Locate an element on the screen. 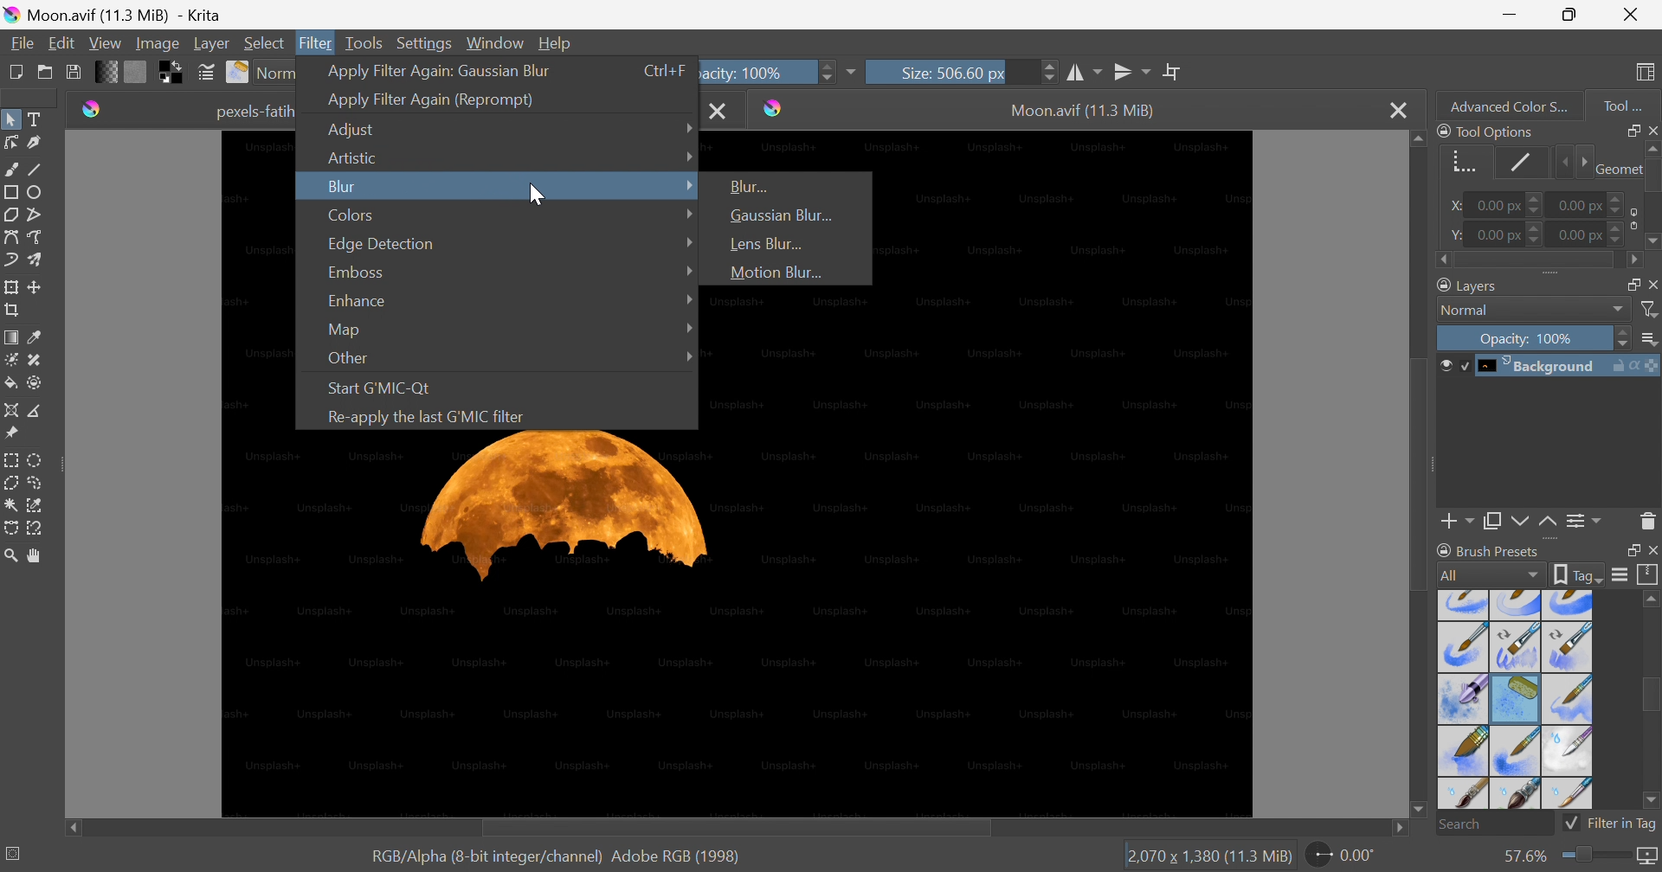  Re-apply the last G'MIC filter is located at coordinates (429, 419).